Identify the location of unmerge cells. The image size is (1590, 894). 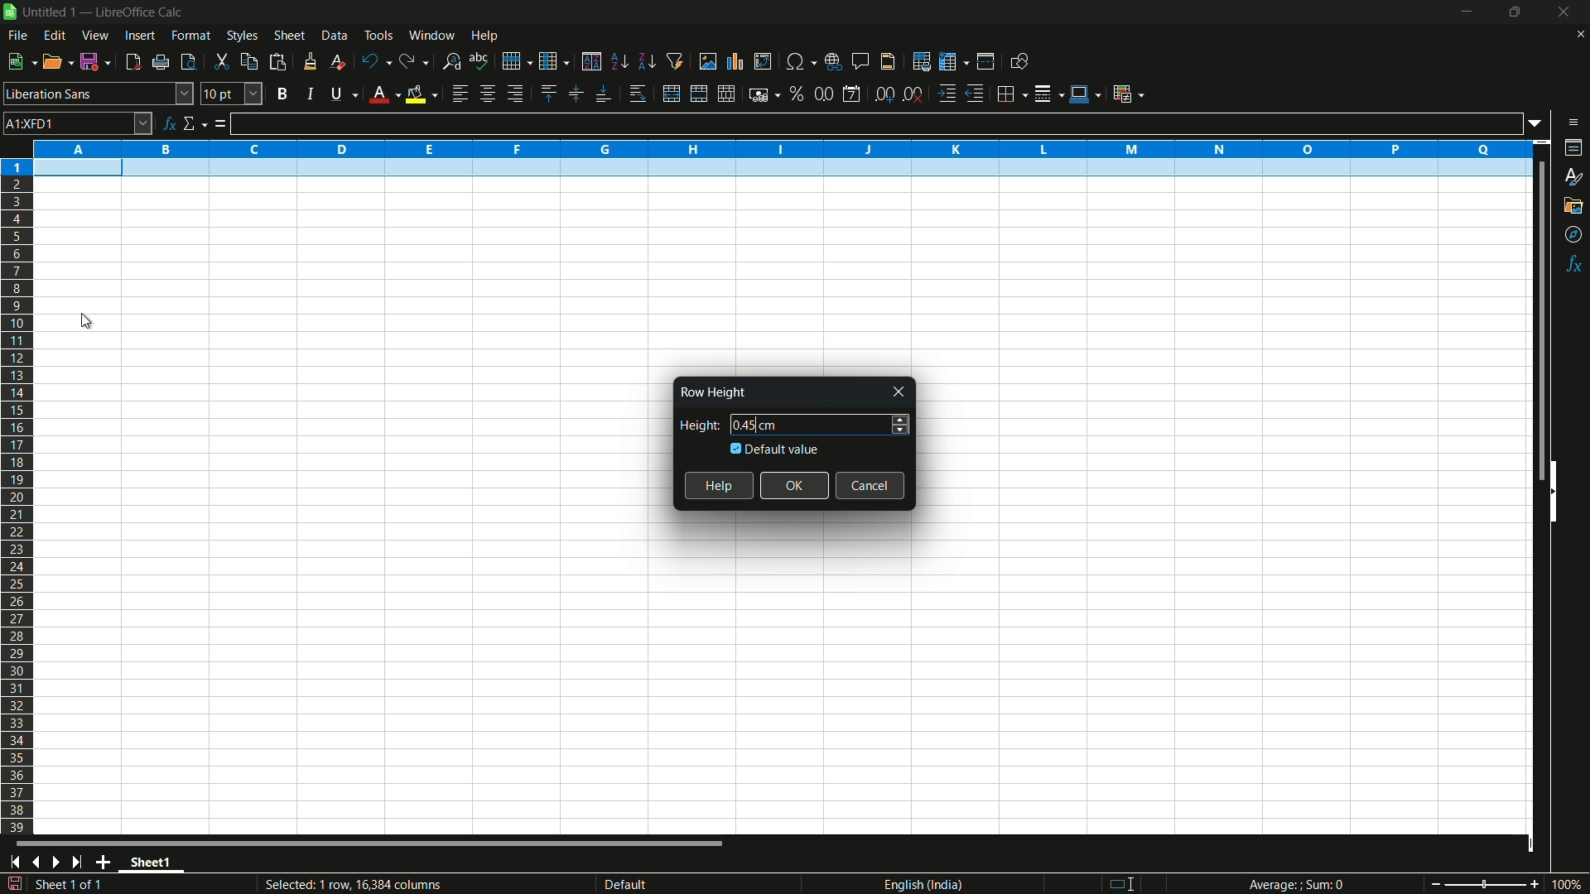
(727, 94).